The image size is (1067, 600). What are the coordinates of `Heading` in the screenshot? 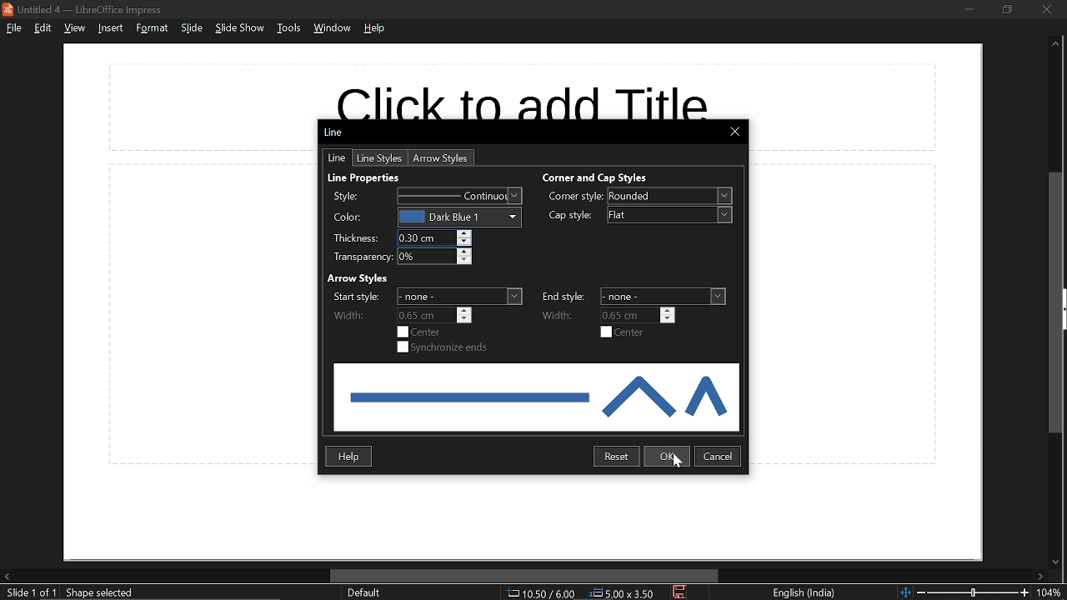 It's located at (358, 279).